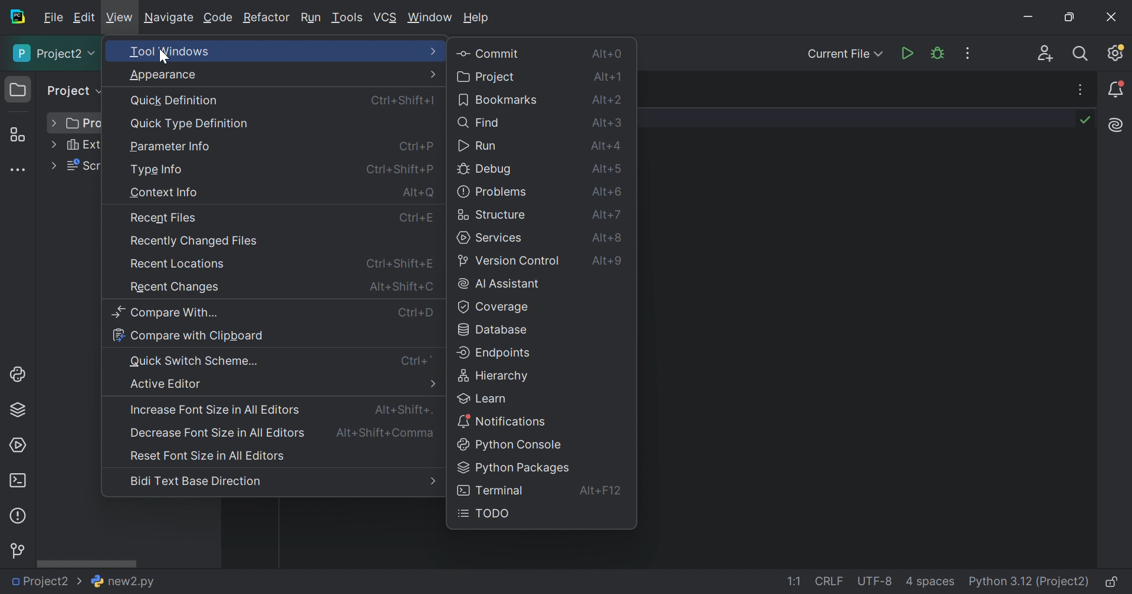  What do you see at coordinates (386, 434) in the screenshot?
I see `Alt+Shift+,` at bounding box center [386, 434].